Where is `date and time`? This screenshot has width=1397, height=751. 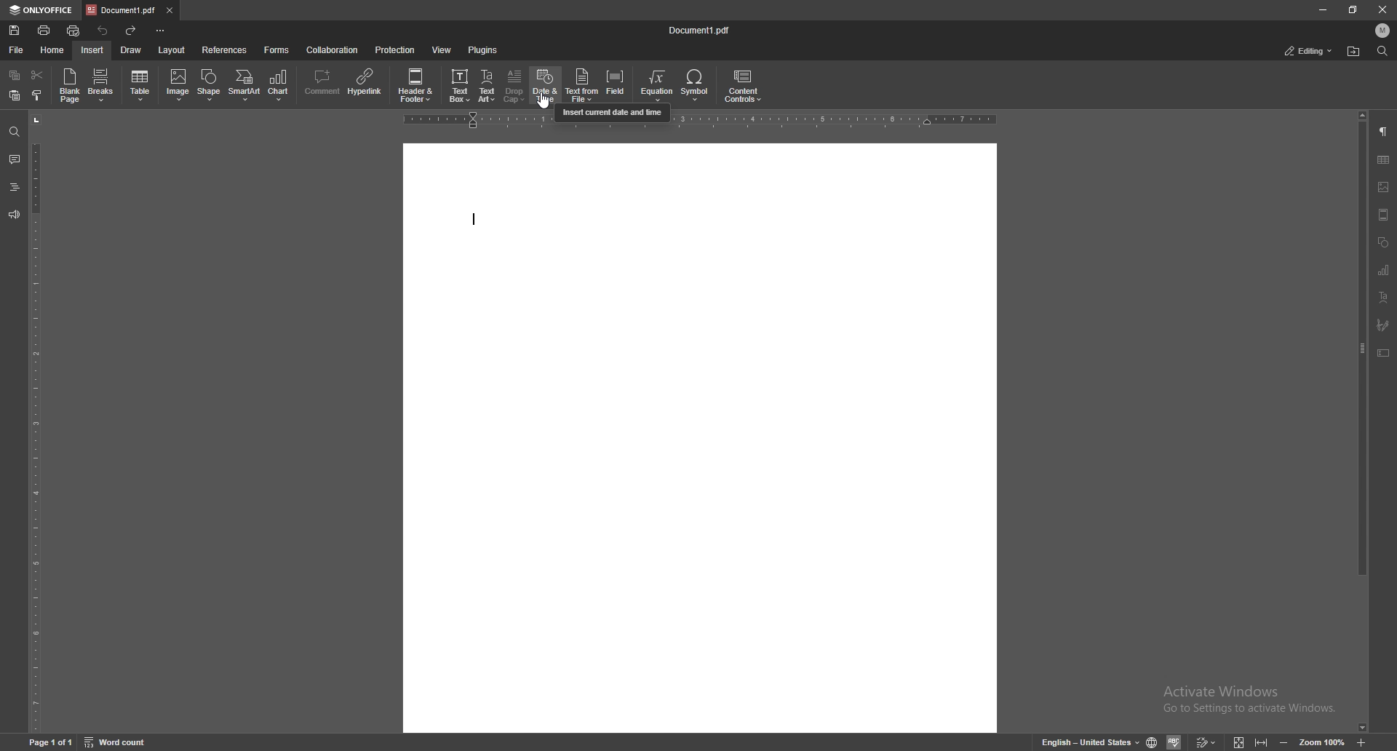
date and time is located at coordinates (545, 86).